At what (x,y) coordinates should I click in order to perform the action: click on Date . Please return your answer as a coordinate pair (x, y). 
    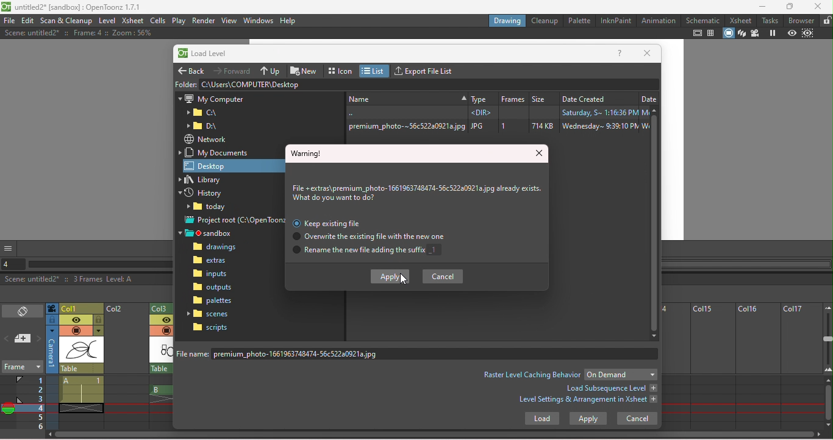
    Looking at the image, I should click on (649, 97).